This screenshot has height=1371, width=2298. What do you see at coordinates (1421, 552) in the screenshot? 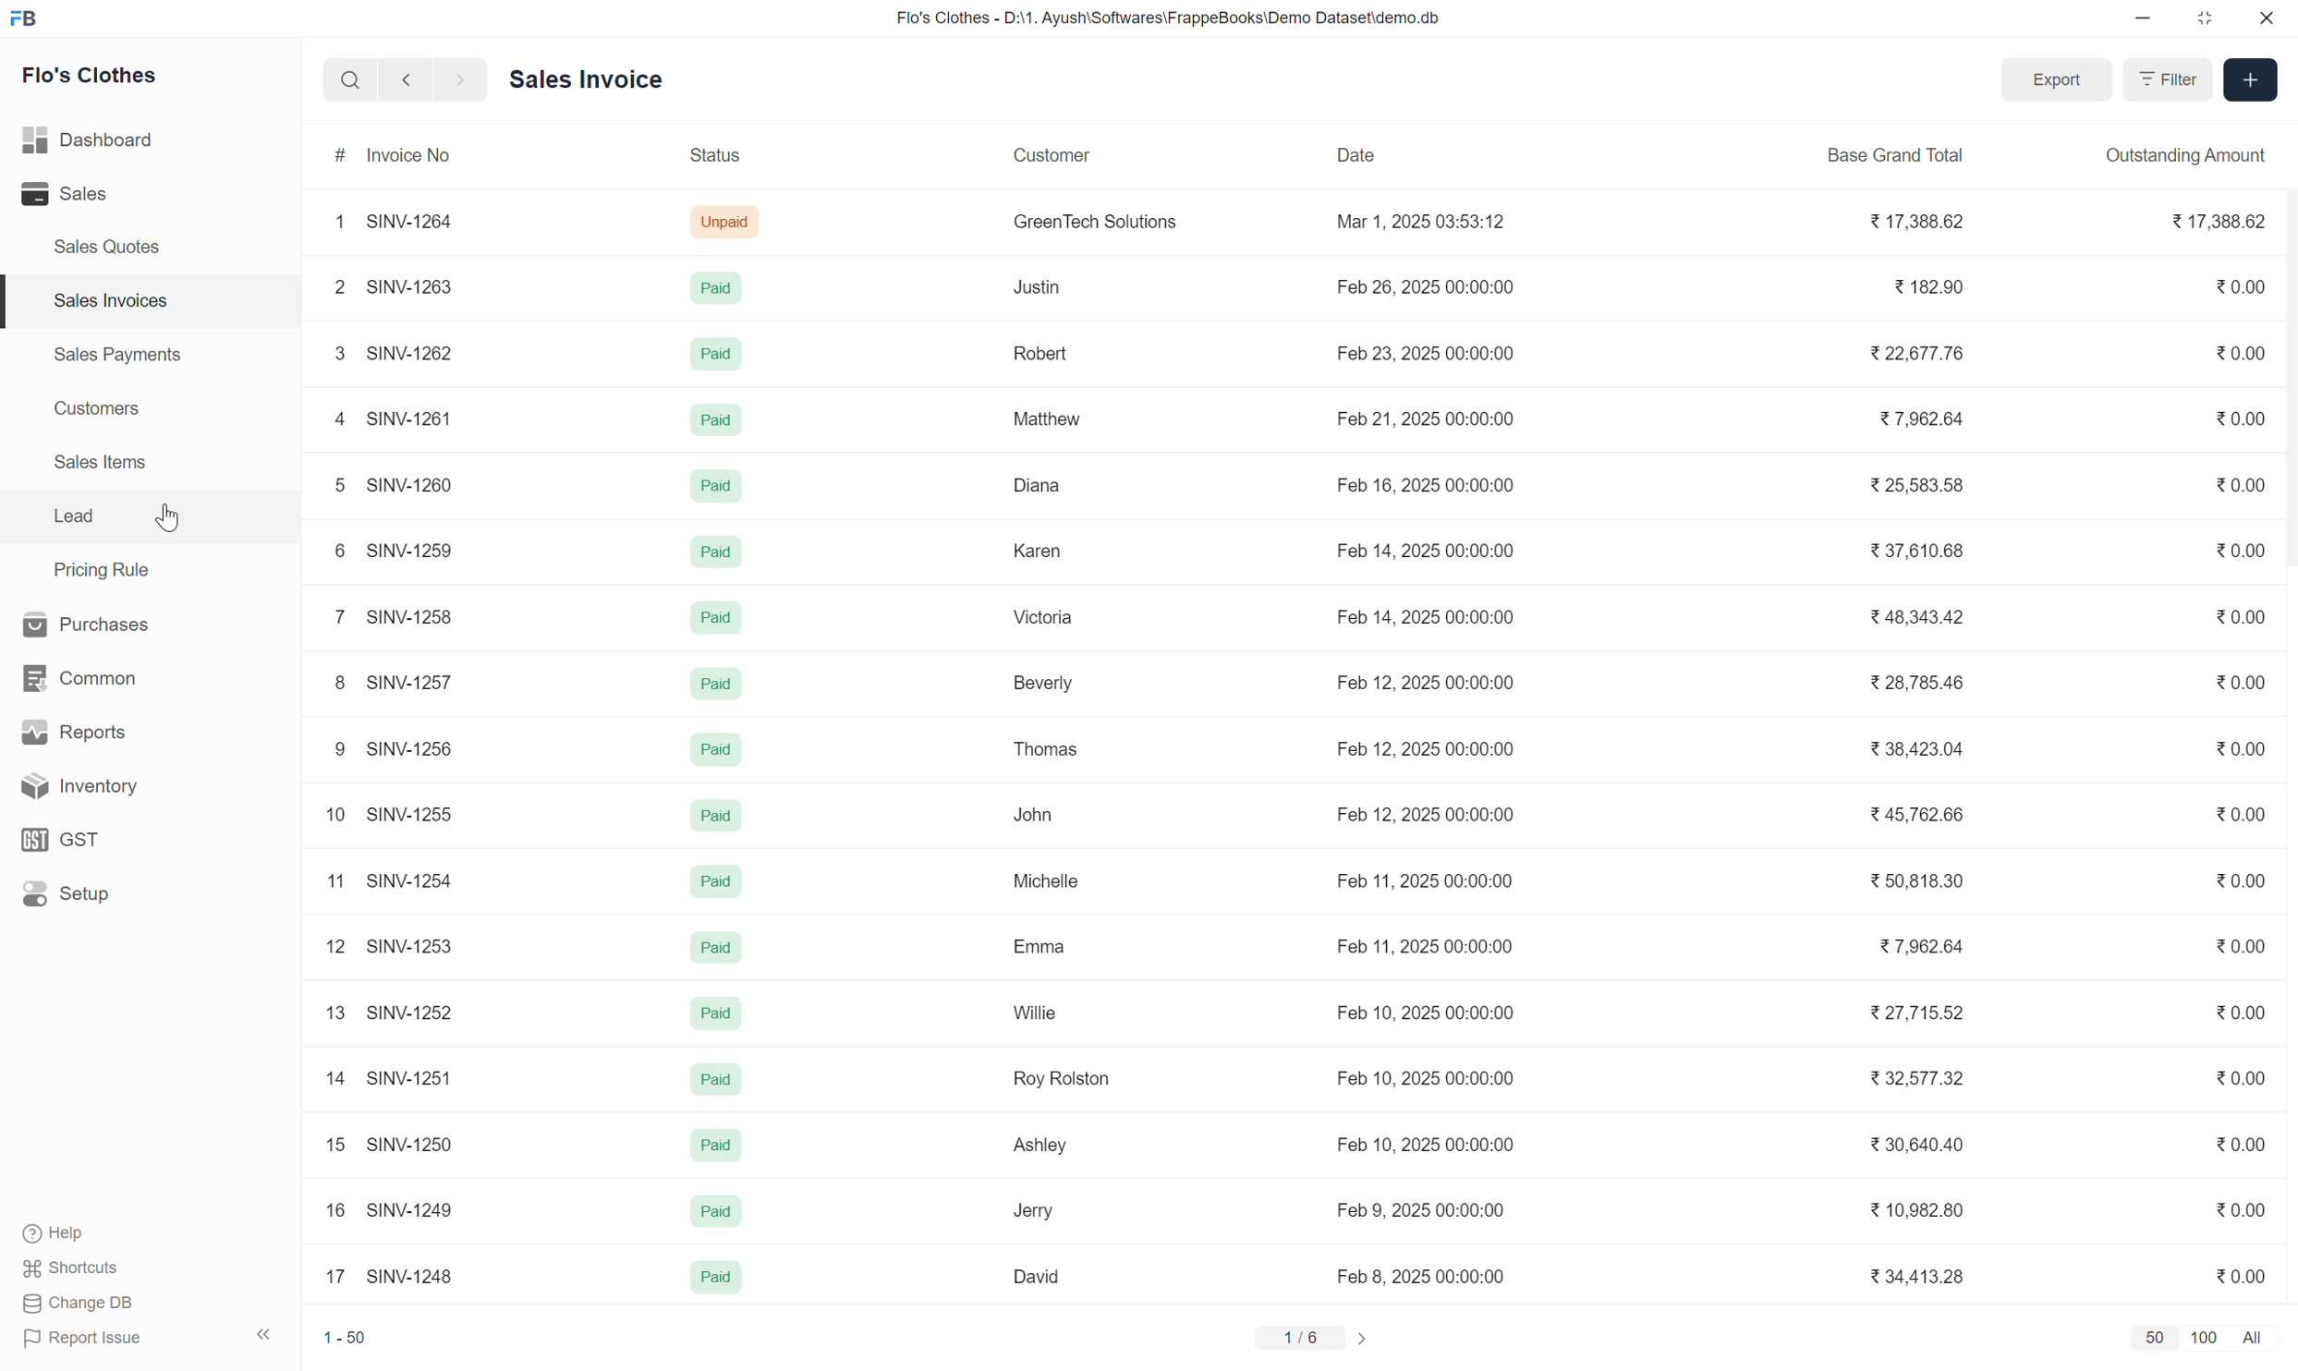
I see `Feb 14, 2025 00:00:00` at bounding box center [1421, 552].